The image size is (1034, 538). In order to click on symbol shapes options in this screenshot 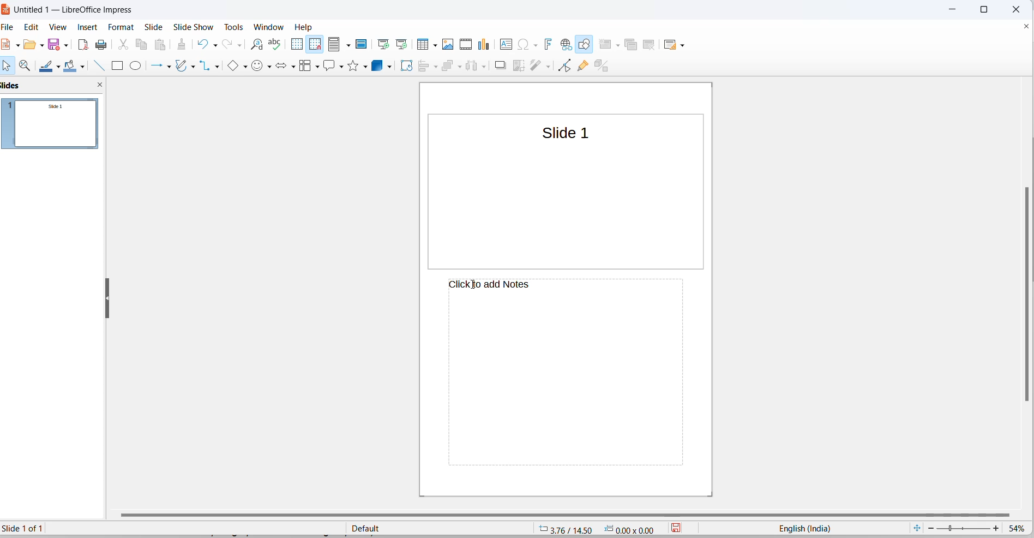, I will do `click(270, 68)`.